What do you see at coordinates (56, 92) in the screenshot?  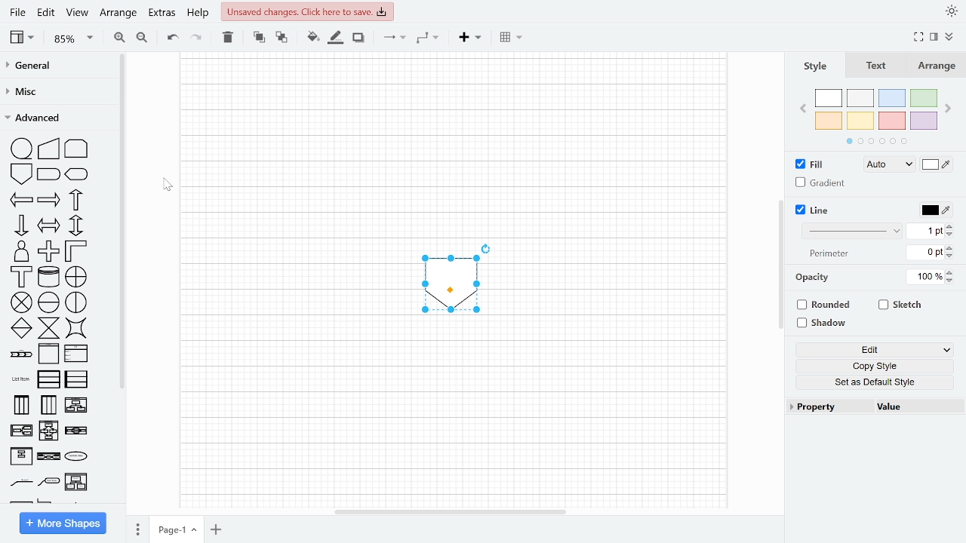 I see `Misc` at bounding box center [56, 92].